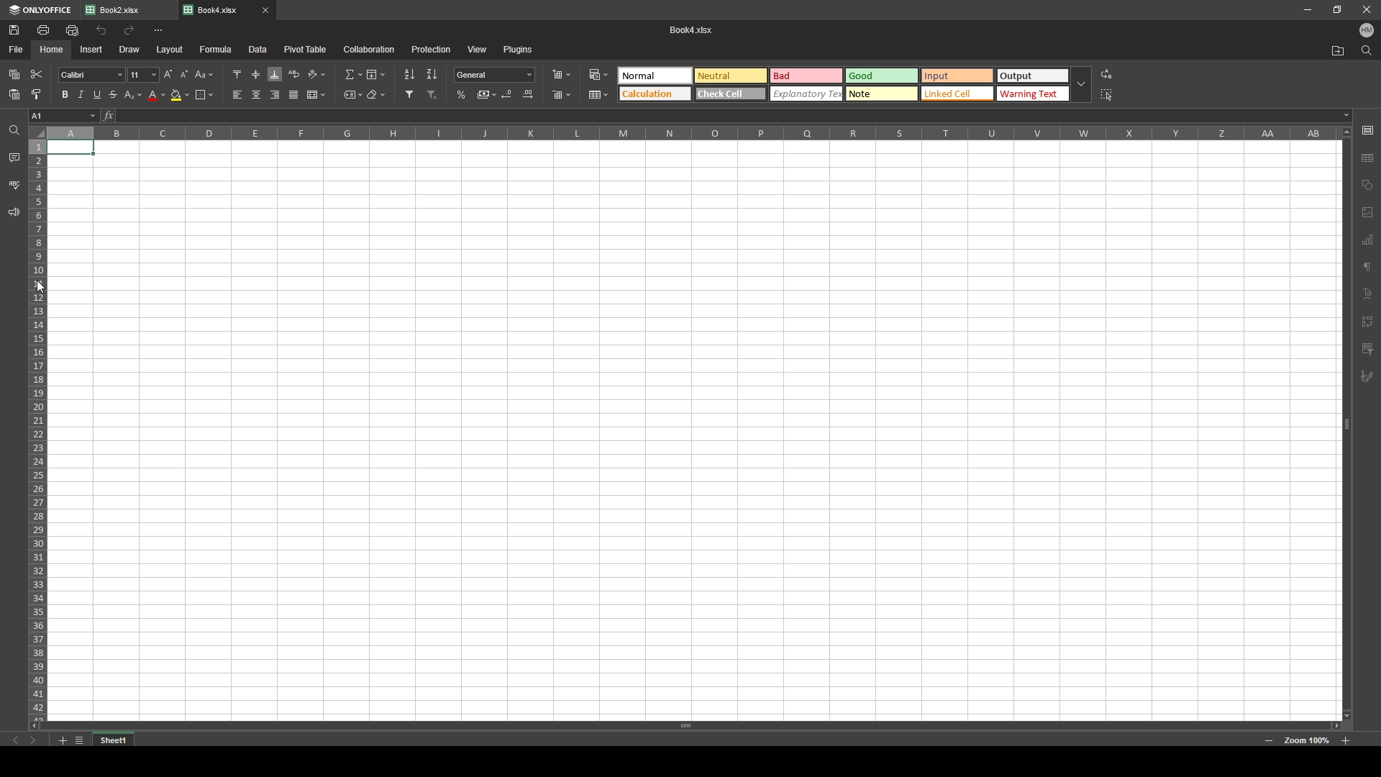  What do you see at coordinates (37, 420) in the screenshot?
I see `rows` at bounding box center [37, 420].